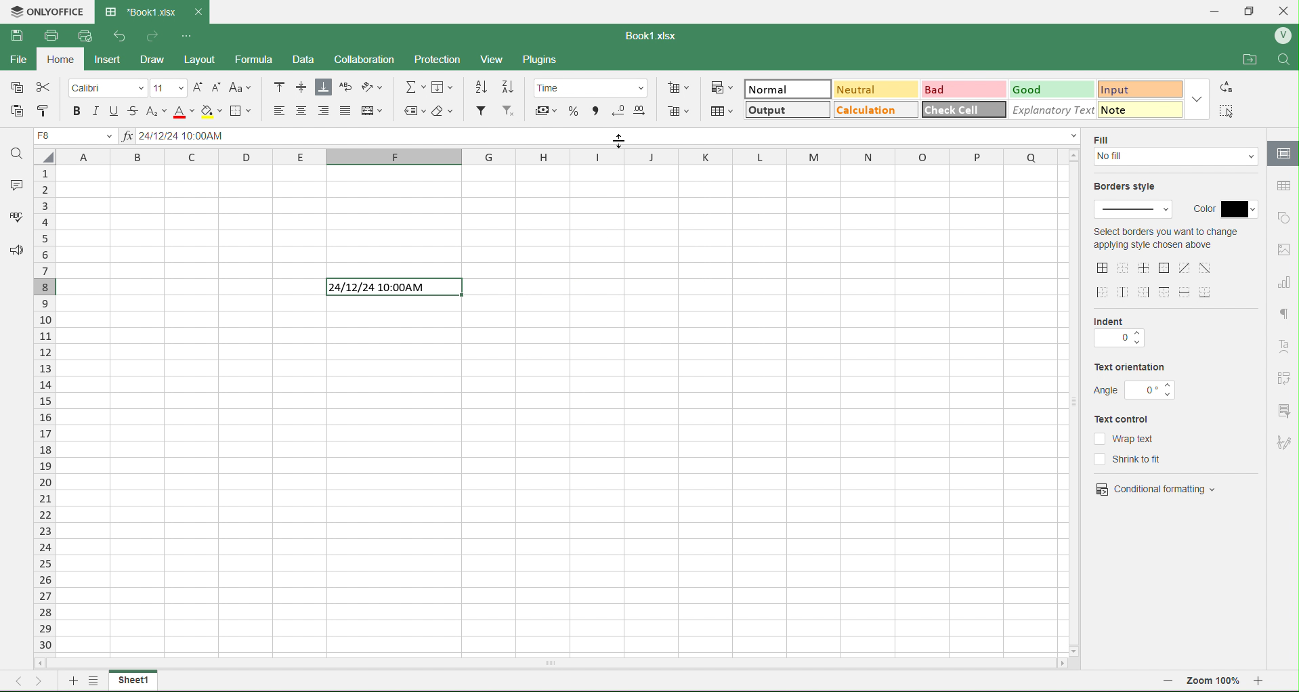 Image resolution: width=1299 pixels, height=692 pixels. What do you see at coordinates (1156, 488) in the screenshot?
I see `condition formatting` at bounding box center [1156, 488].